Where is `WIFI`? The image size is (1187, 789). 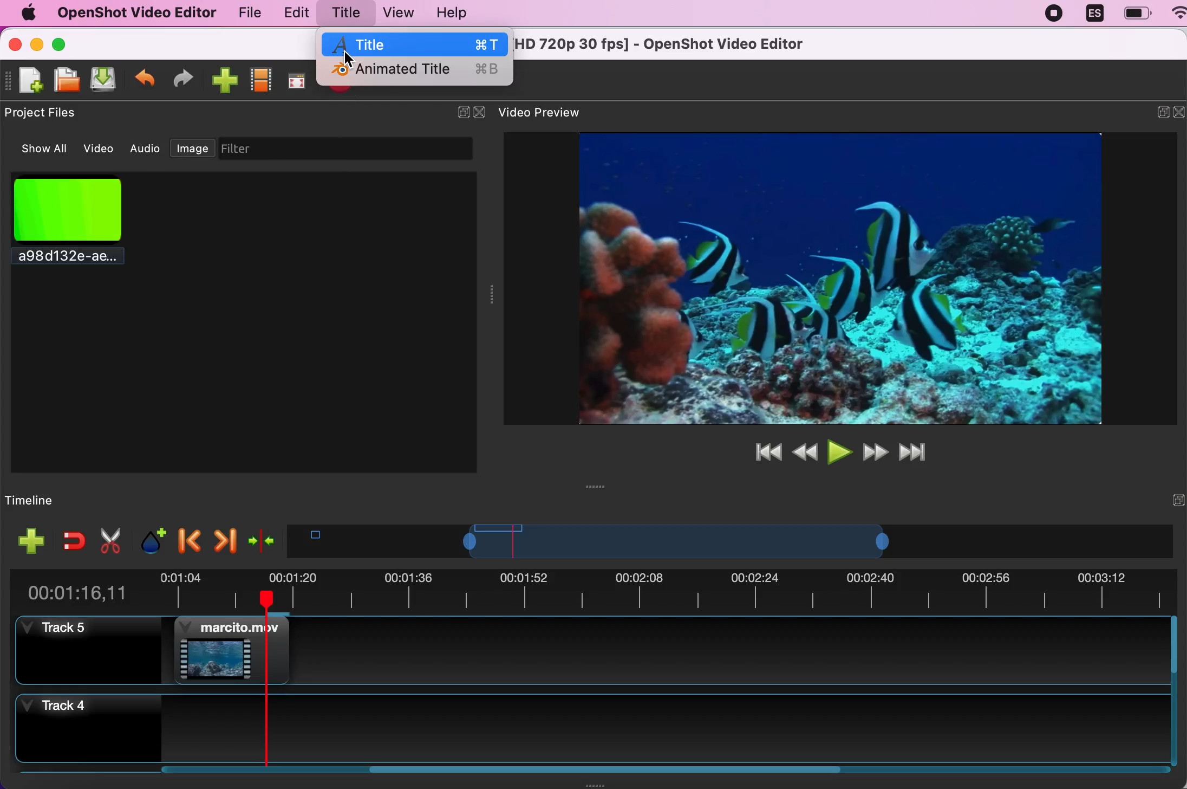
WIFI is located at coordinates (1179, 12).